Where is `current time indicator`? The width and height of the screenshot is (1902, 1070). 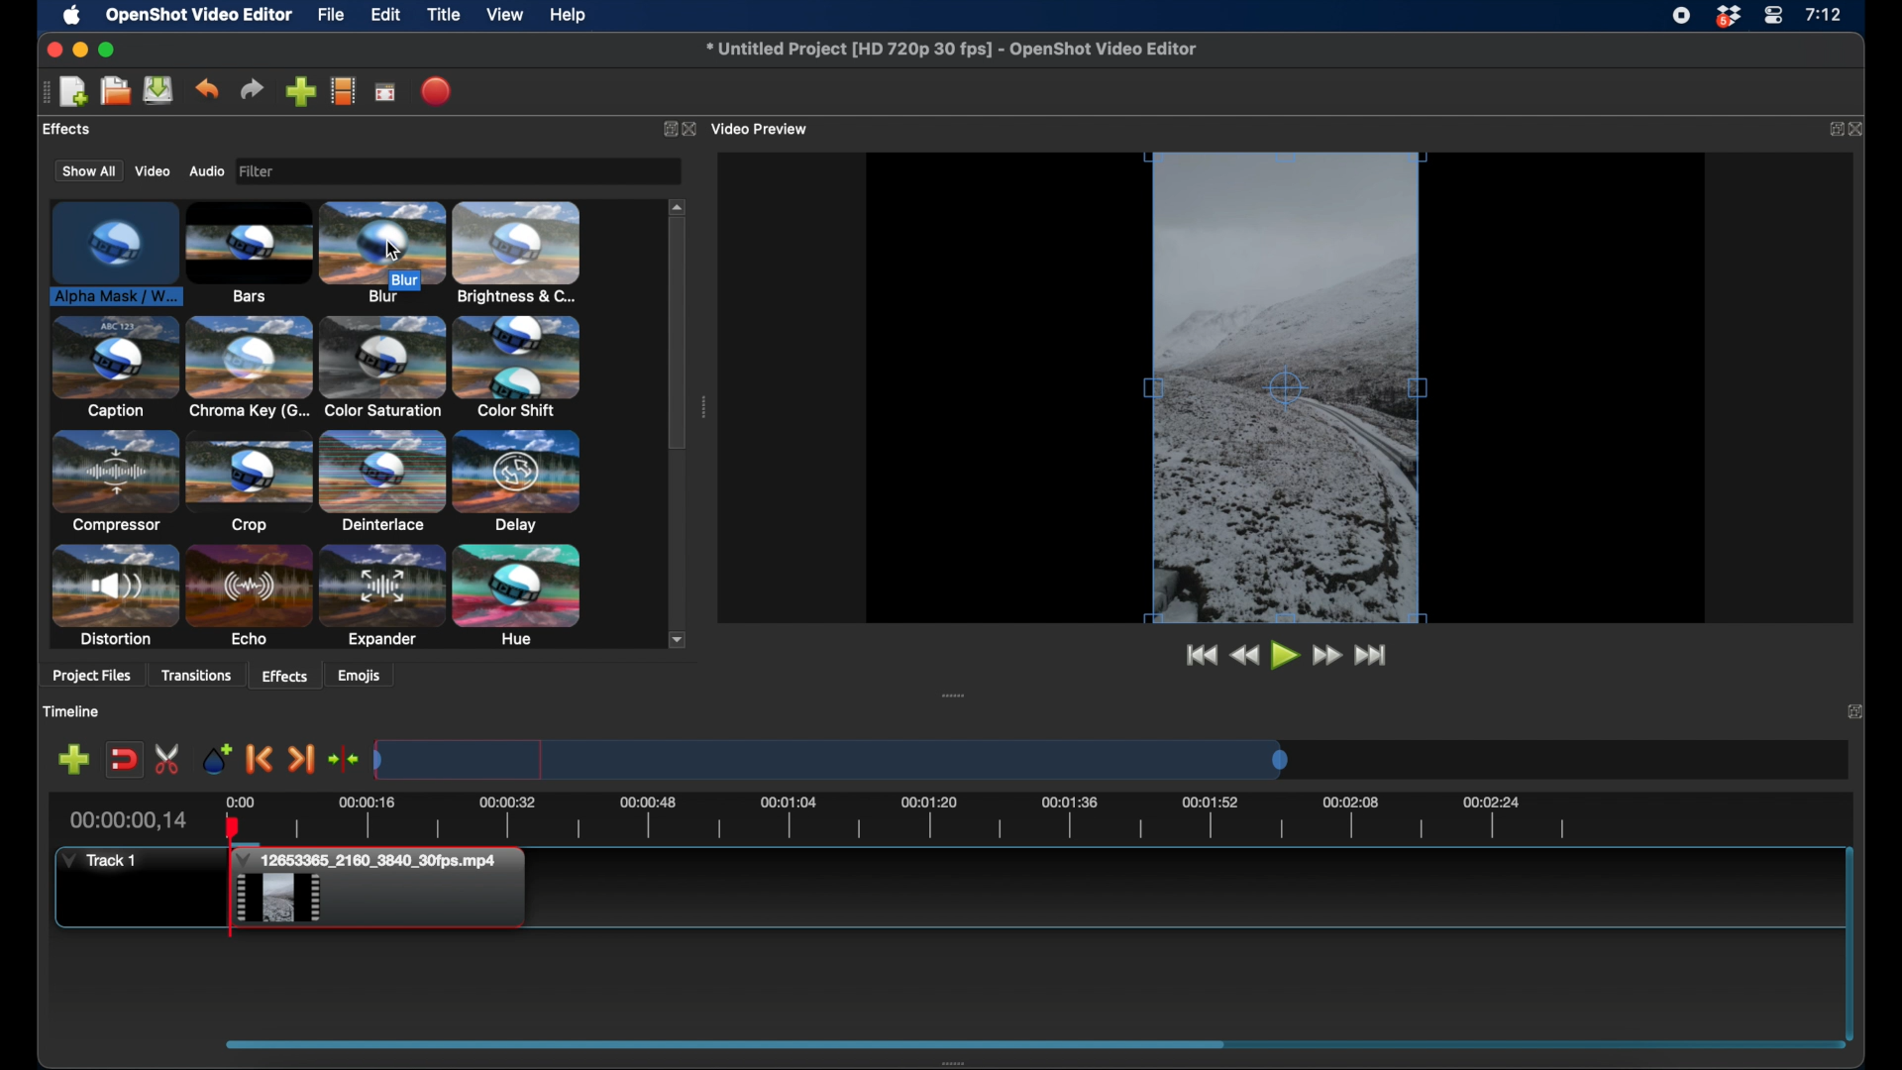 current time indicator is located at coordinates (130, 820).